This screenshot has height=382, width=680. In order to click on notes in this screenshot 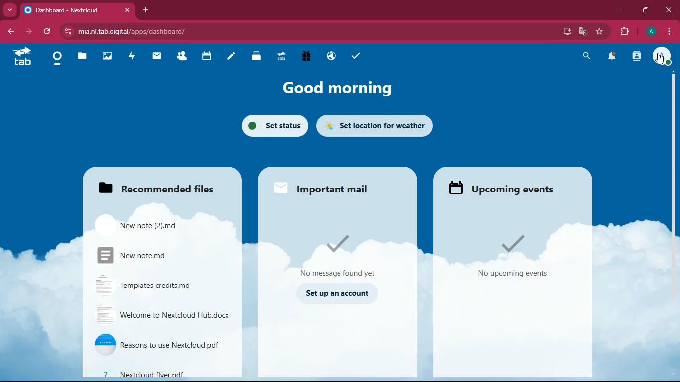, I will do `click(229, 57)`.